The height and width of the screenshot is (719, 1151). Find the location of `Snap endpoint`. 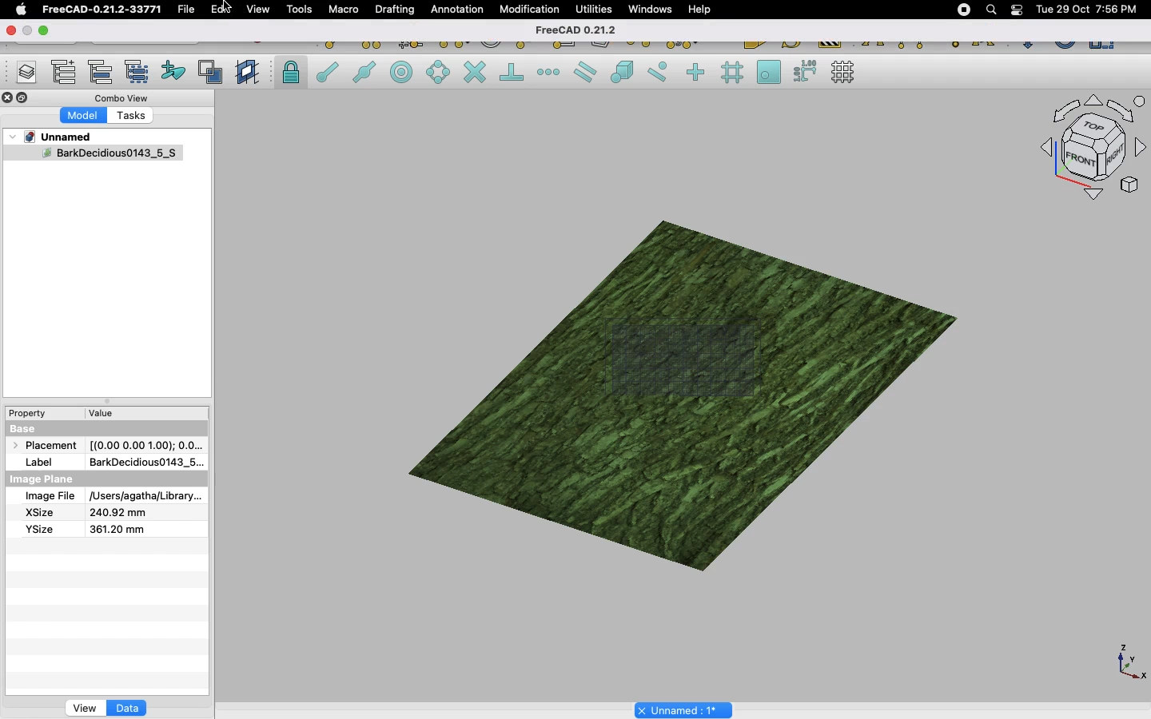

Snap endpoint is located at coordinates (328, 74).